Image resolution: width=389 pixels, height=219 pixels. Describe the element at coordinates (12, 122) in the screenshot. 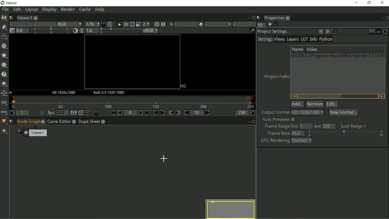

I see `Script name` at that location.